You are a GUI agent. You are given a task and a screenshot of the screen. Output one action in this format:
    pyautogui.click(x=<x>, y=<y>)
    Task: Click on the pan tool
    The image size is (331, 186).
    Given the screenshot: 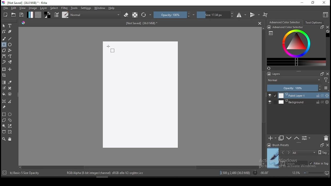 What is the action you would take?
    pyautogui.click(x=9, y=139)
    